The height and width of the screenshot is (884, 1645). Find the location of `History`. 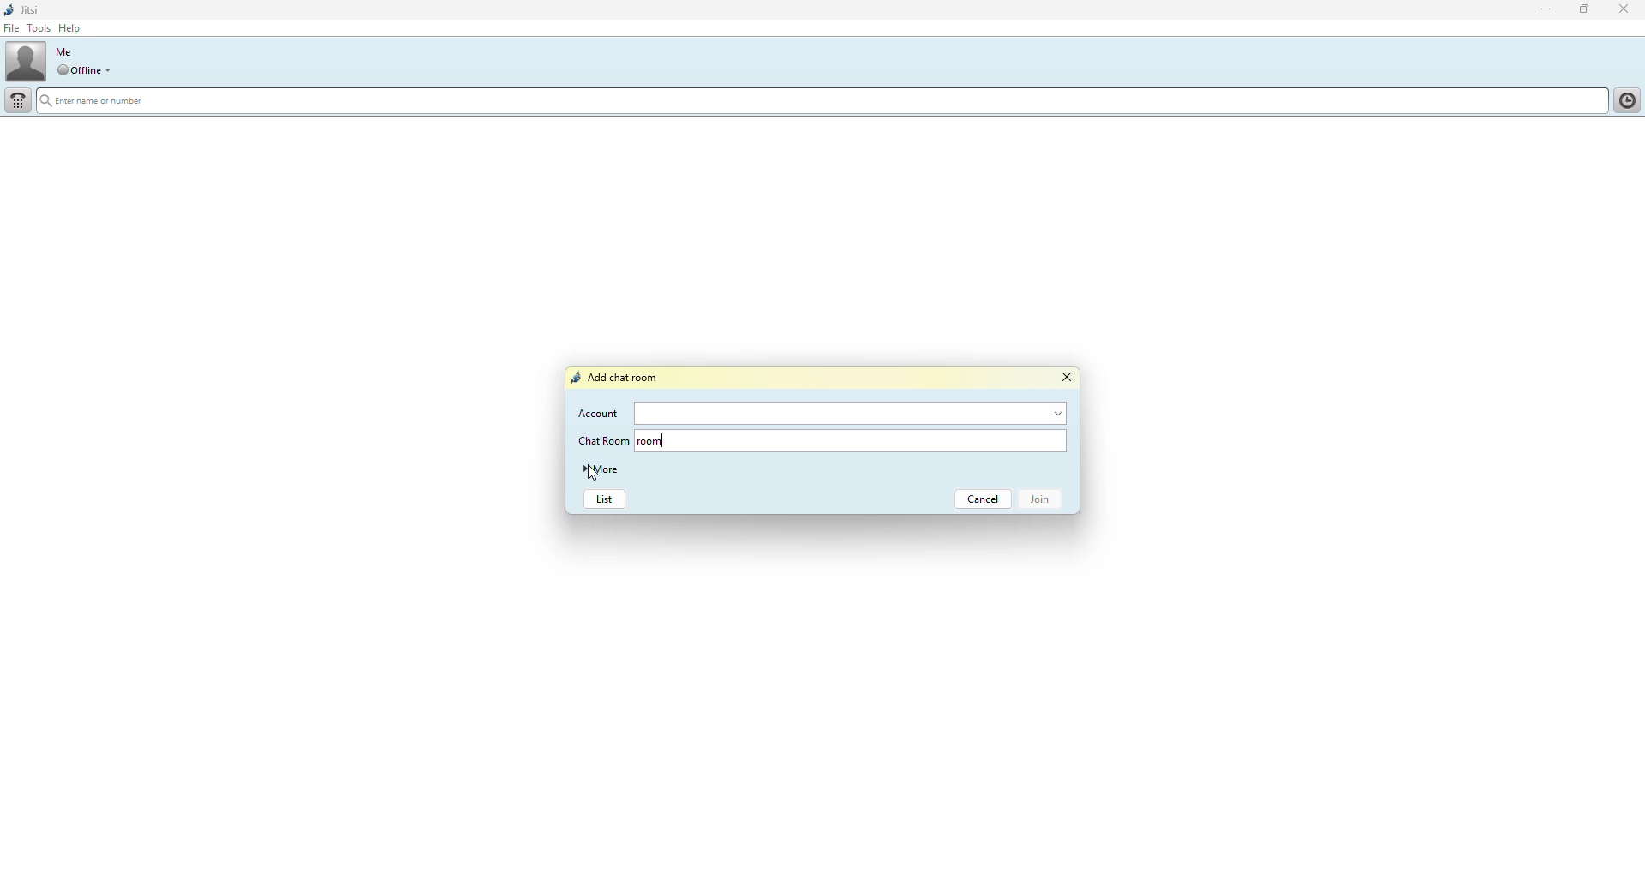

History is located at coordinates (1624, 99).